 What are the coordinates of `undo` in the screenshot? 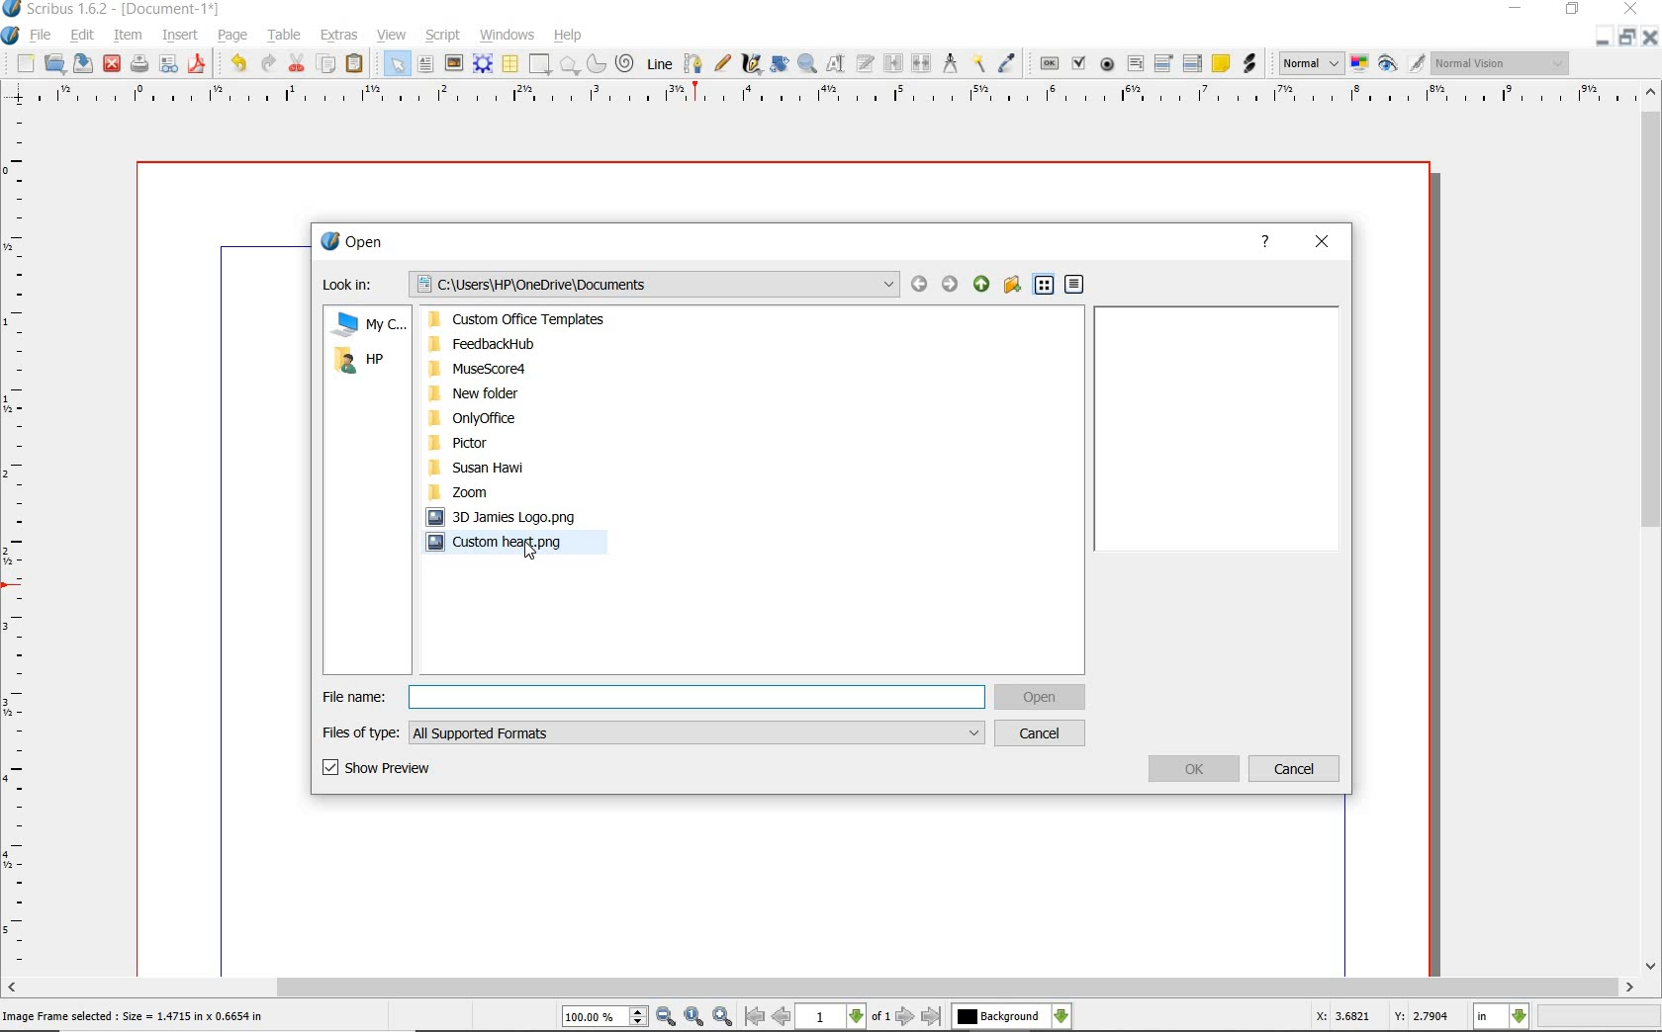 It's located at (237, 63).